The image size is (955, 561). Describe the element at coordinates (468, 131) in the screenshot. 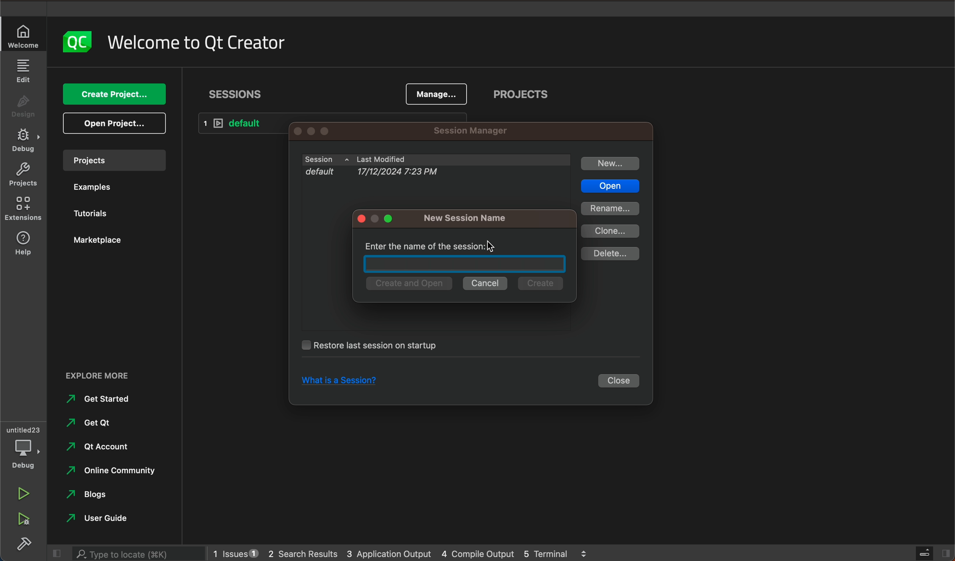

I see `session manager` at that location.